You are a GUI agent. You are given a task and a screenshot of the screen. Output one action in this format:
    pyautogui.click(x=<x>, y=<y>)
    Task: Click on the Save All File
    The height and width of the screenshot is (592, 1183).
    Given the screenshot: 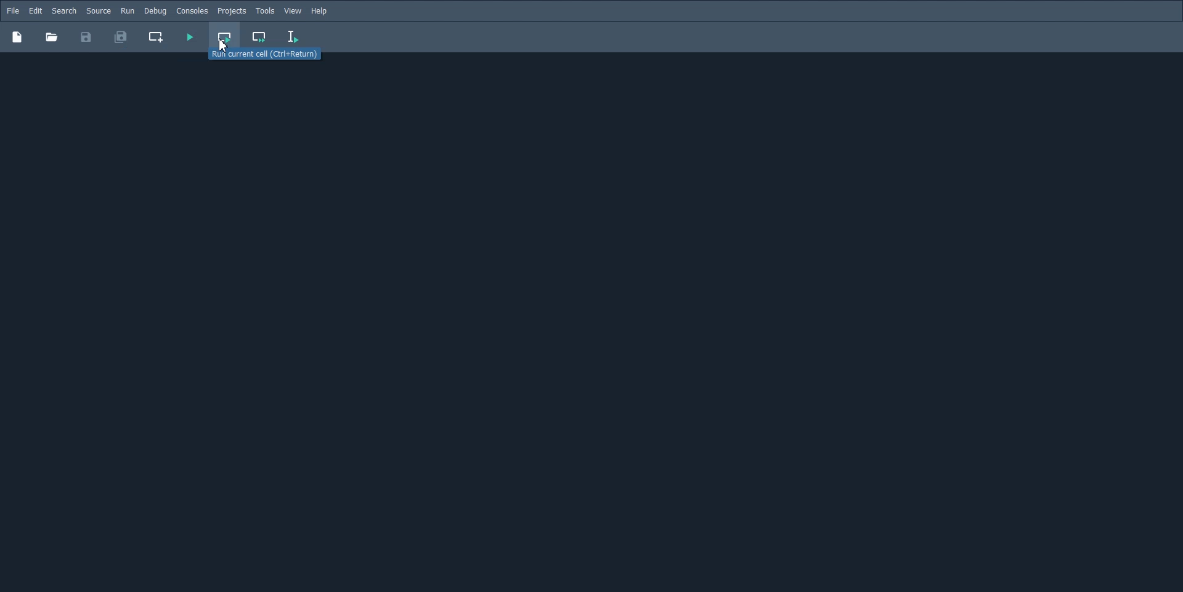 What is the action you would take?
    pyautogui.click(x=120, y=37)
    